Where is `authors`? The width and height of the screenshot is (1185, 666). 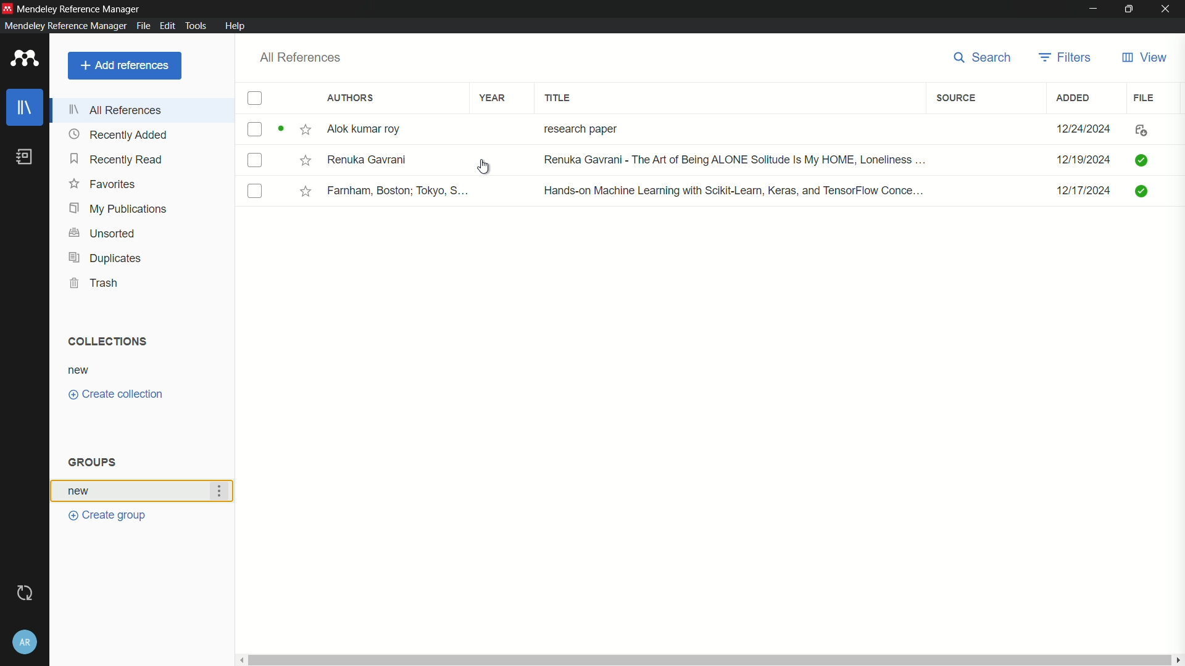
authors is located at coordinates (351, 99).